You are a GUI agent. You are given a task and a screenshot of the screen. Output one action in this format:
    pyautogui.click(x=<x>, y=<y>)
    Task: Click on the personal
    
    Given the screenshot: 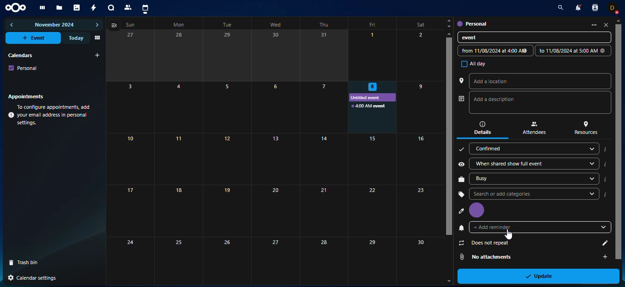 What is the action you would take?
    pyautogui.click(x=23, y=68)
    